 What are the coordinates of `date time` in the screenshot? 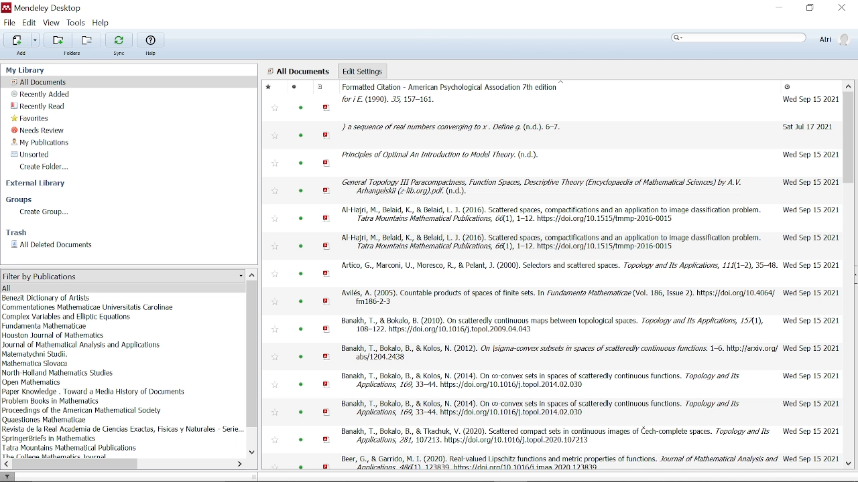 It's located at (811, 292).